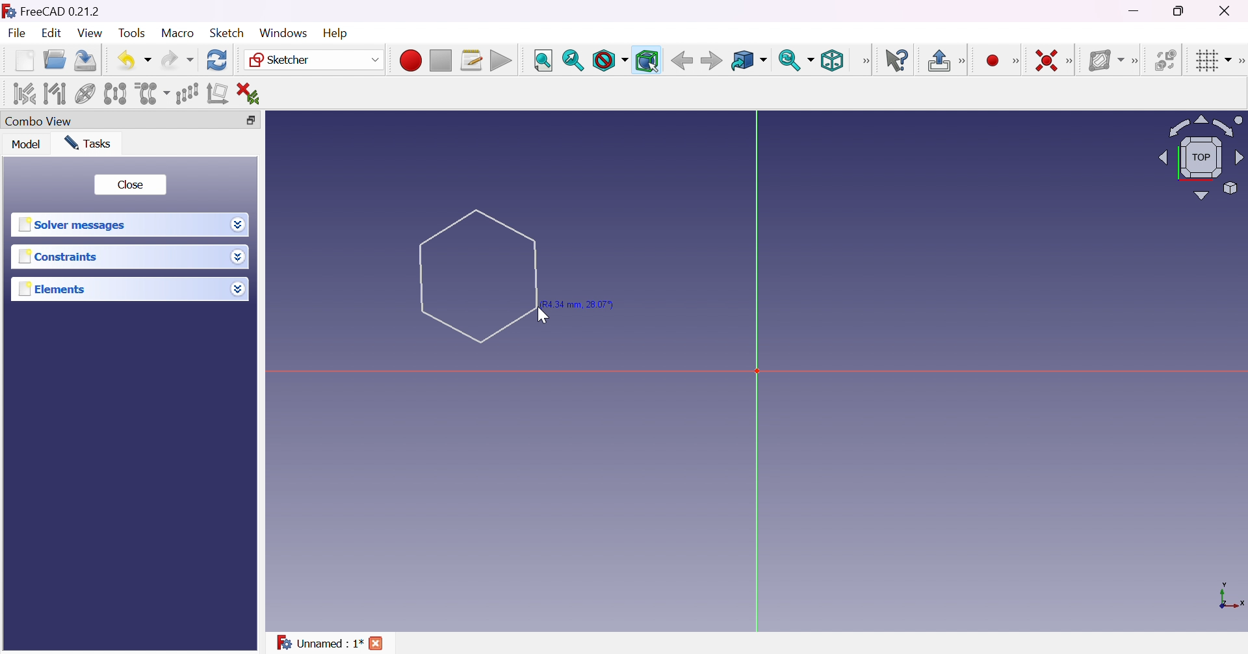 This screenshot has width=1248, height=654. Describe the element at coordinates (679, 60) in the screenshot. I see `Back` at that location.